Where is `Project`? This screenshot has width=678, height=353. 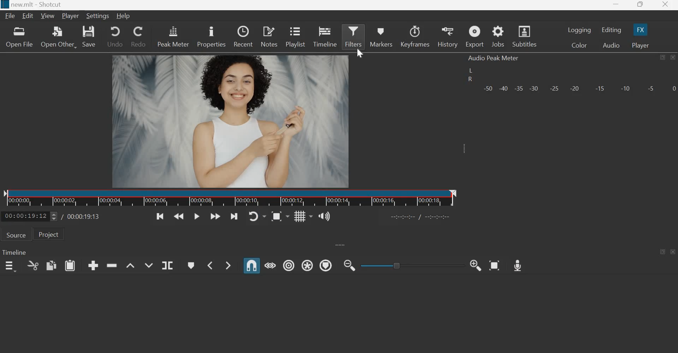
Project is located at coordinates (49, 234).